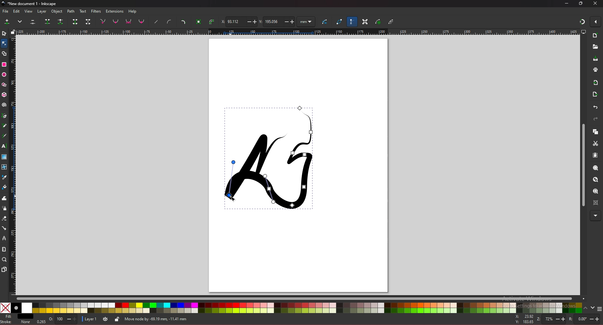 This screenshot has width=603, height=325. I want to click on paste, so click(595, 155).